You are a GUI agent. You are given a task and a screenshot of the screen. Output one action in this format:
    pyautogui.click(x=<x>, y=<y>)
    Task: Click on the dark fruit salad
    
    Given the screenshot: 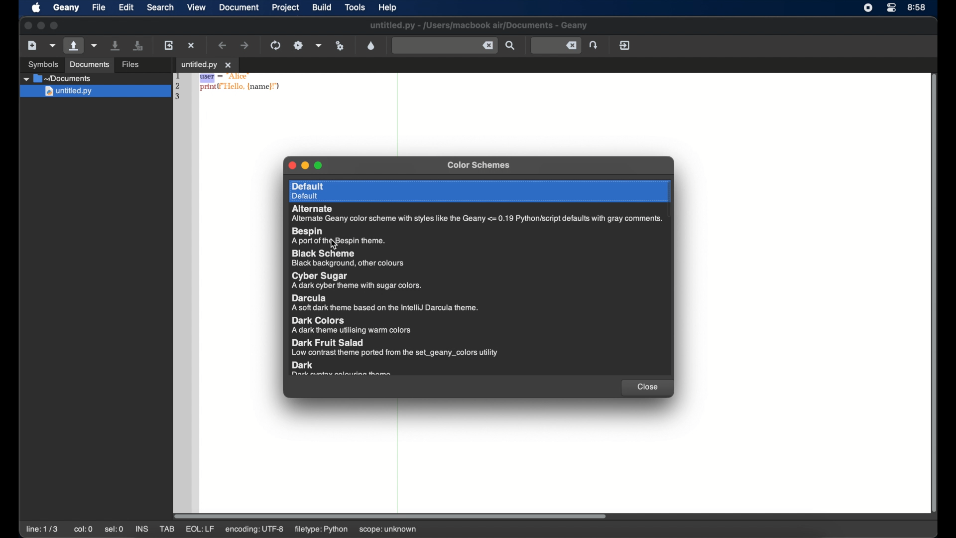 What is the action you would take?
    pyautogui.click(x=395, y=348)
    